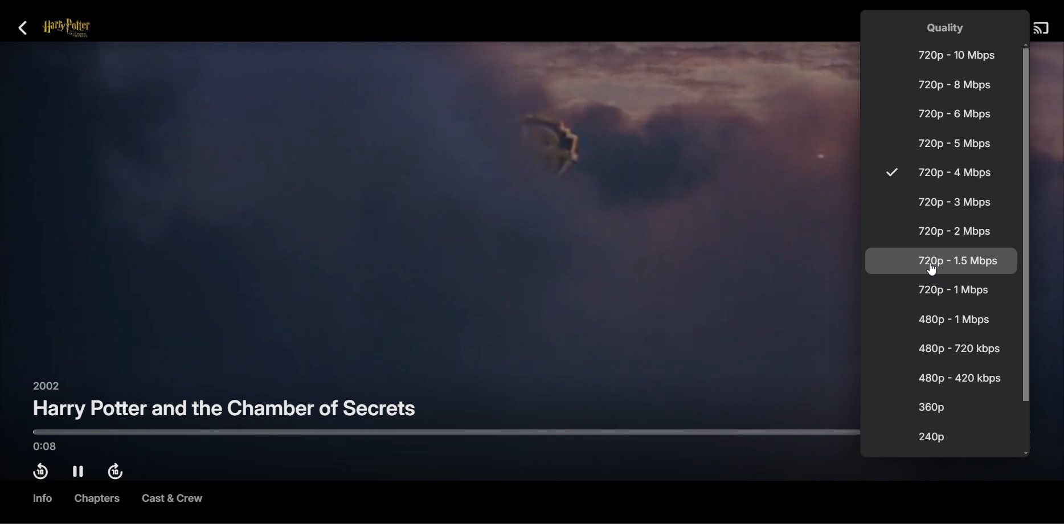 The height and width of the screenshot is (524, 1064). Describe the element at coordinates (40, 498) in the screenshot. I see `Info` at that location.